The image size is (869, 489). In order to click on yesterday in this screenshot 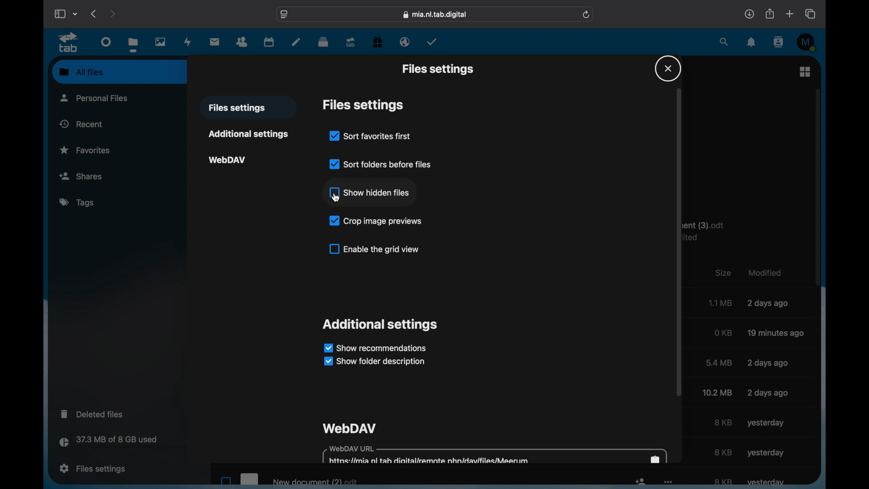, I will do `click(766, 453)`.